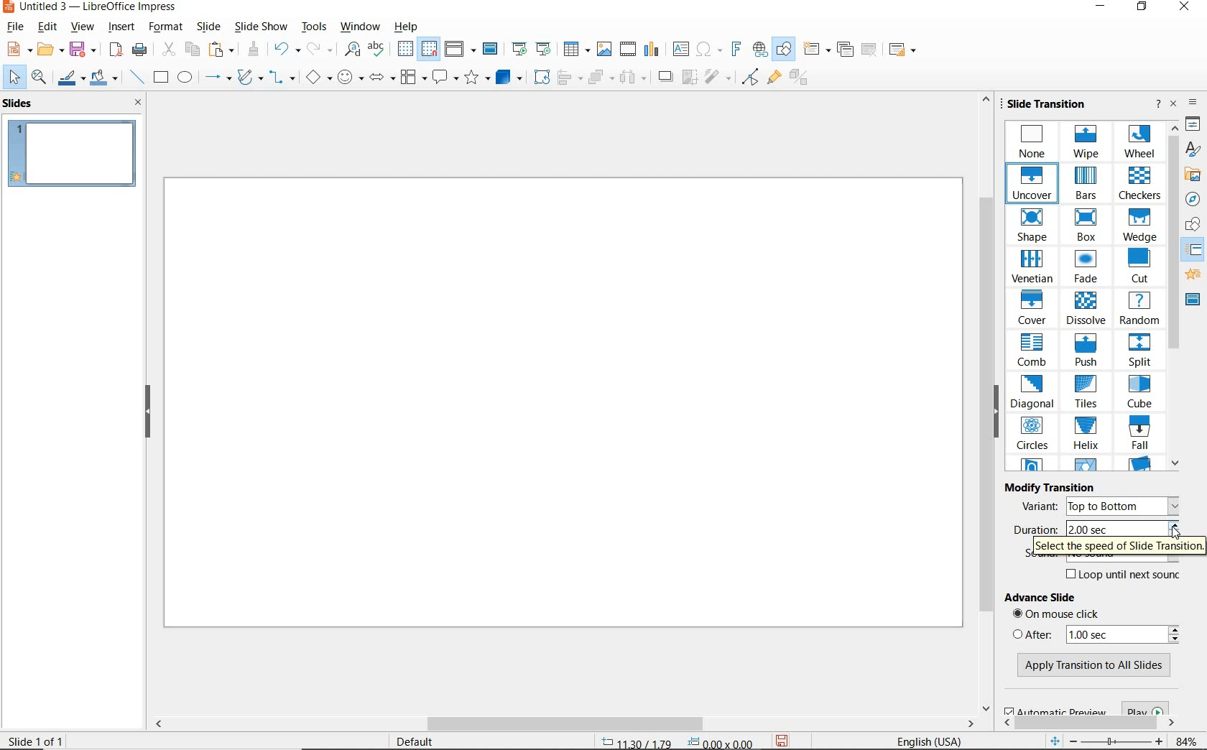 This screenshot has height=750, width=1207. I want to click on HIDE, so click(148, 412).